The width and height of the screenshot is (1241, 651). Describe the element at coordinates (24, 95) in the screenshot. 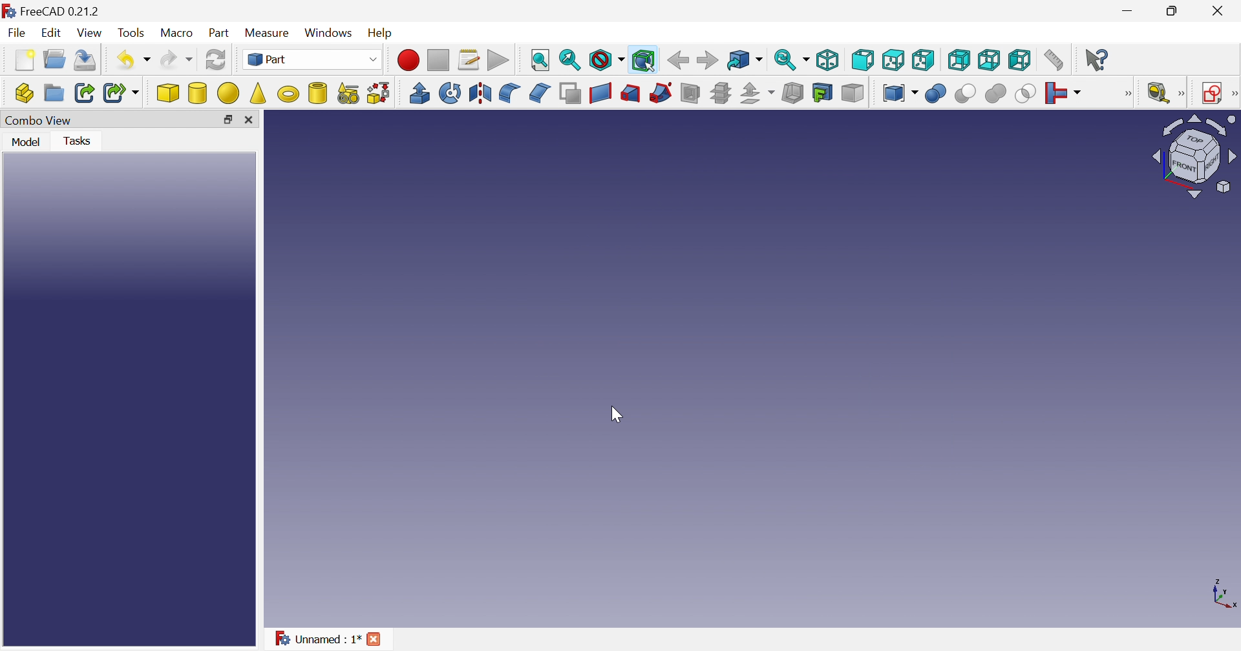

I see `Create part` at that location.